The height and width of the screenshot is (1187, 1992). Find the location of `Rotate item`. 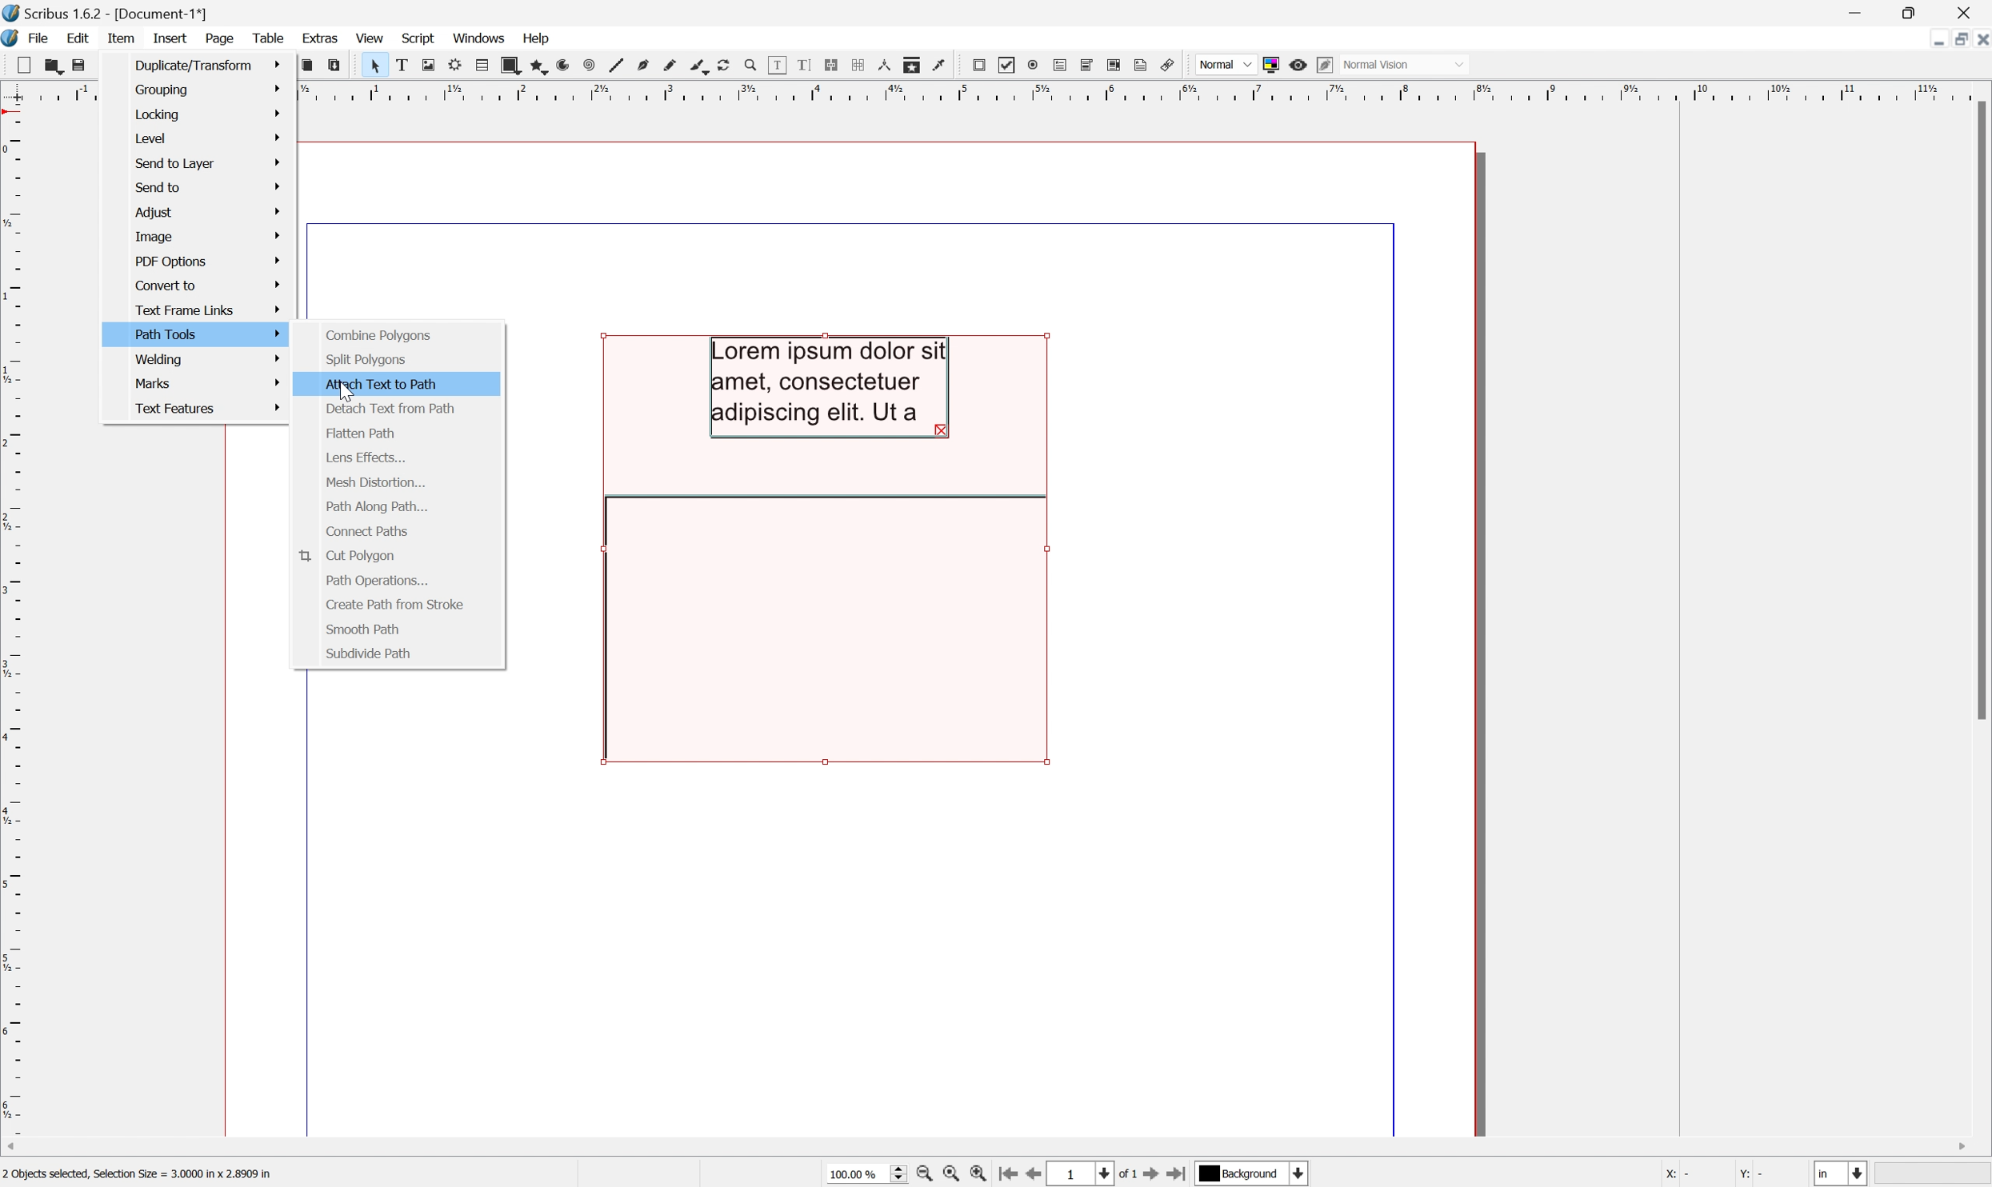

Rotate item is located at coordinates (821, 629).